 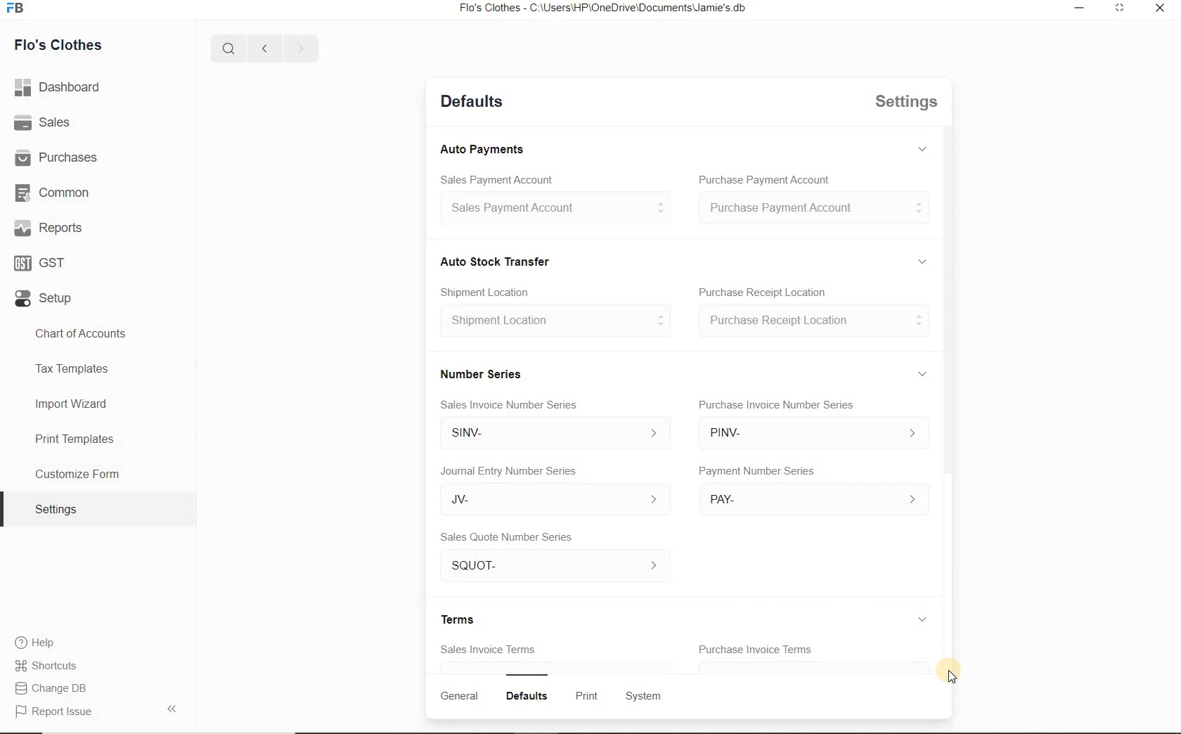 What do you see at coordinates (98, 334) in the screenshot?
I see `Chart of accounts` at bounding box center [98, 334].